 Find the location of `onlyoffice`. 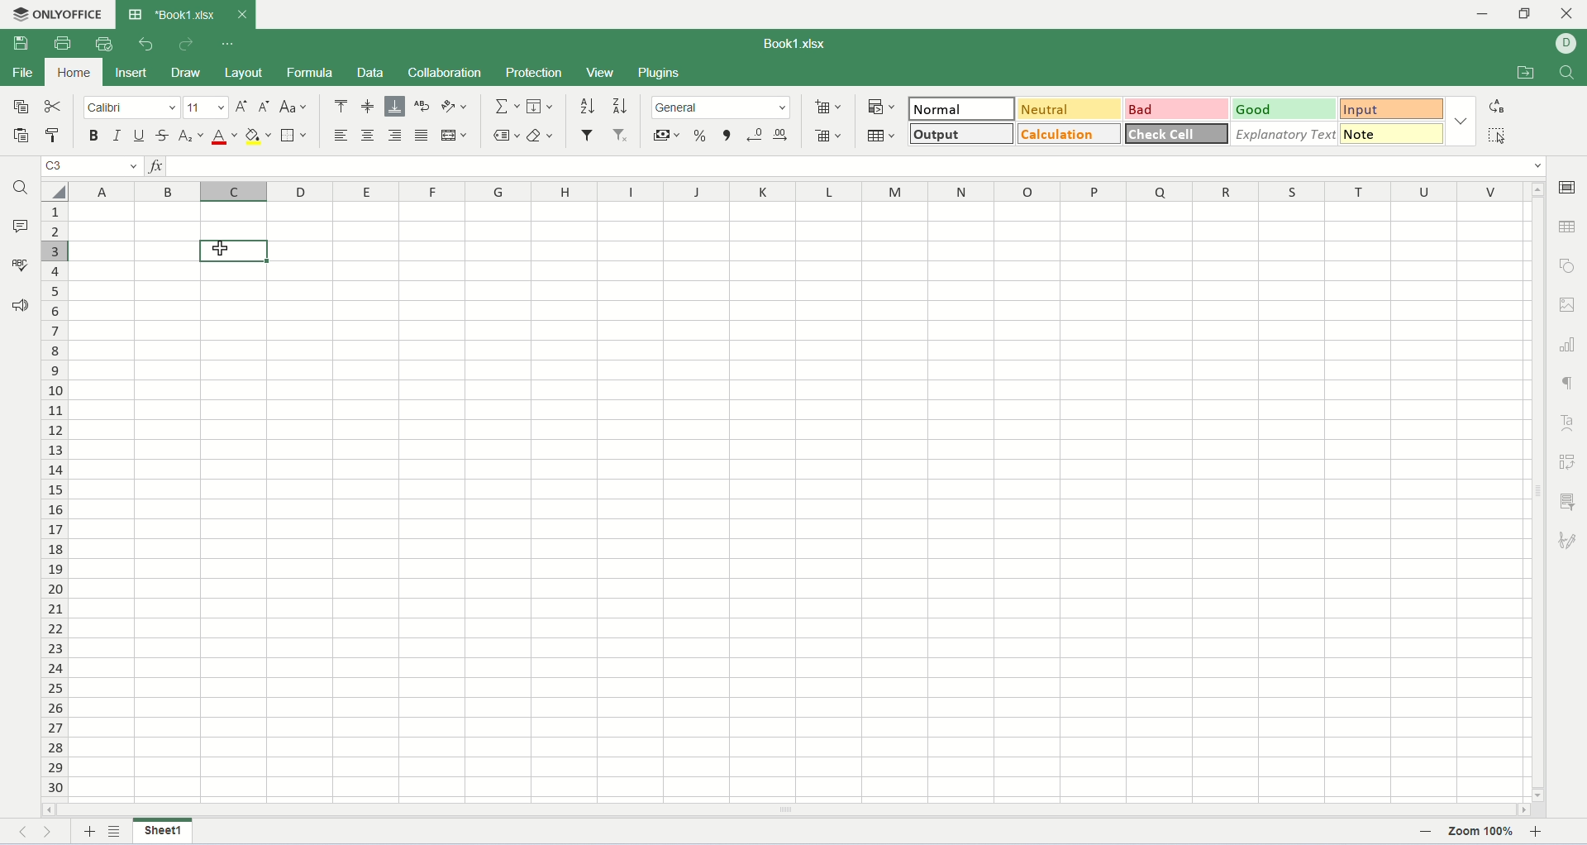

onlyoffice is located at coordinates (55, 12).